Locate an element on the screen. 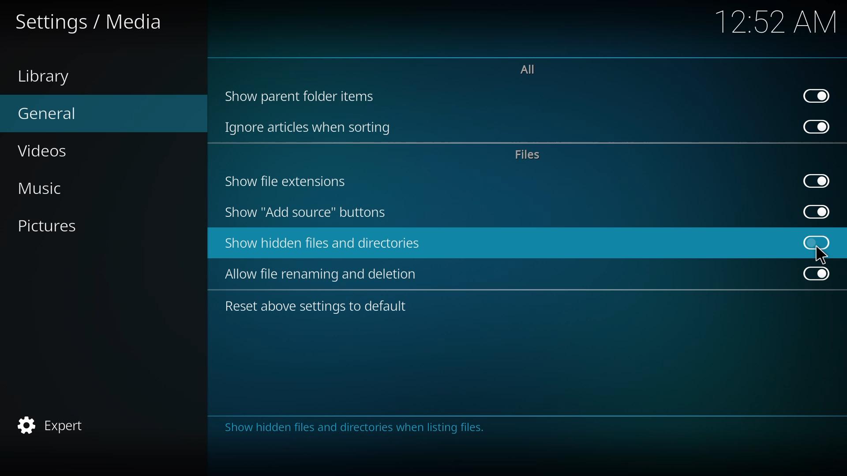 This screenshot has width=847, height=476. show parent folder items is located at coordinates (302, 97).